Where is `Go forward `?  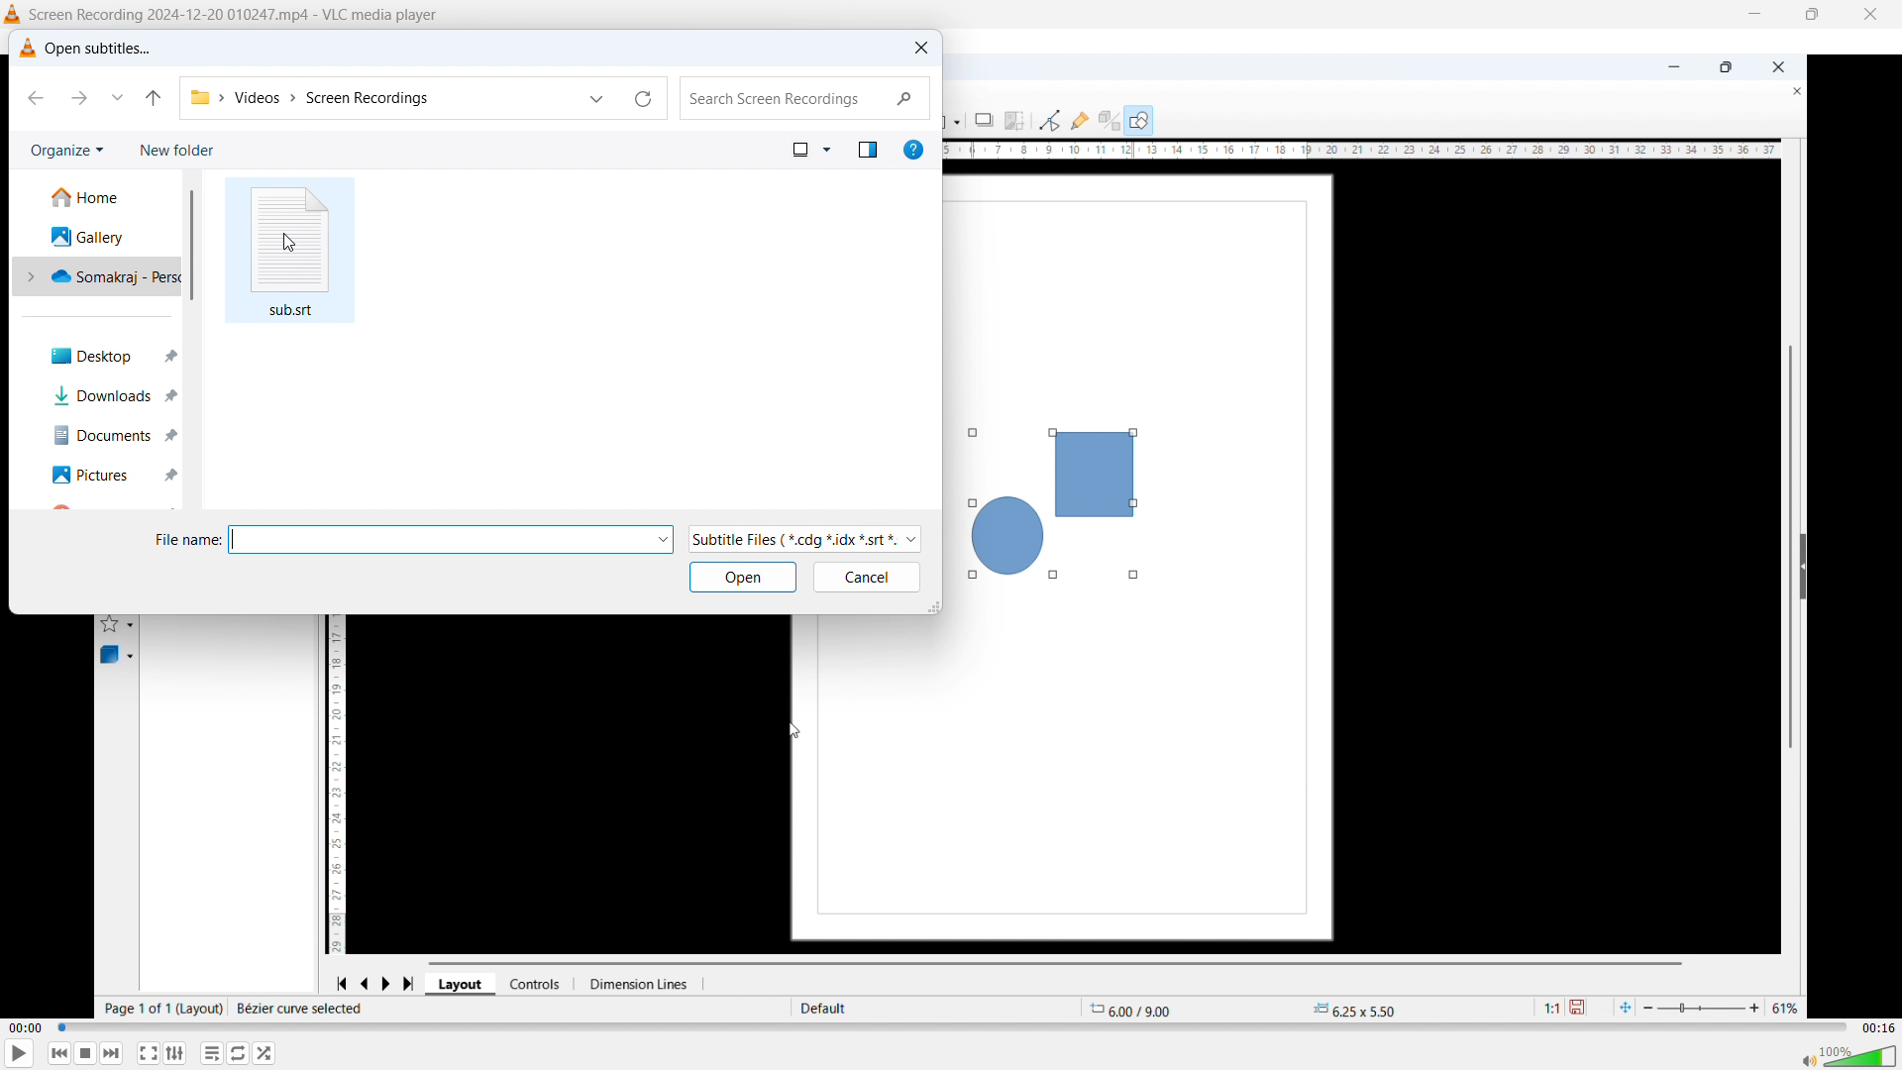 Go forward  is located at coordinates (79, 97).